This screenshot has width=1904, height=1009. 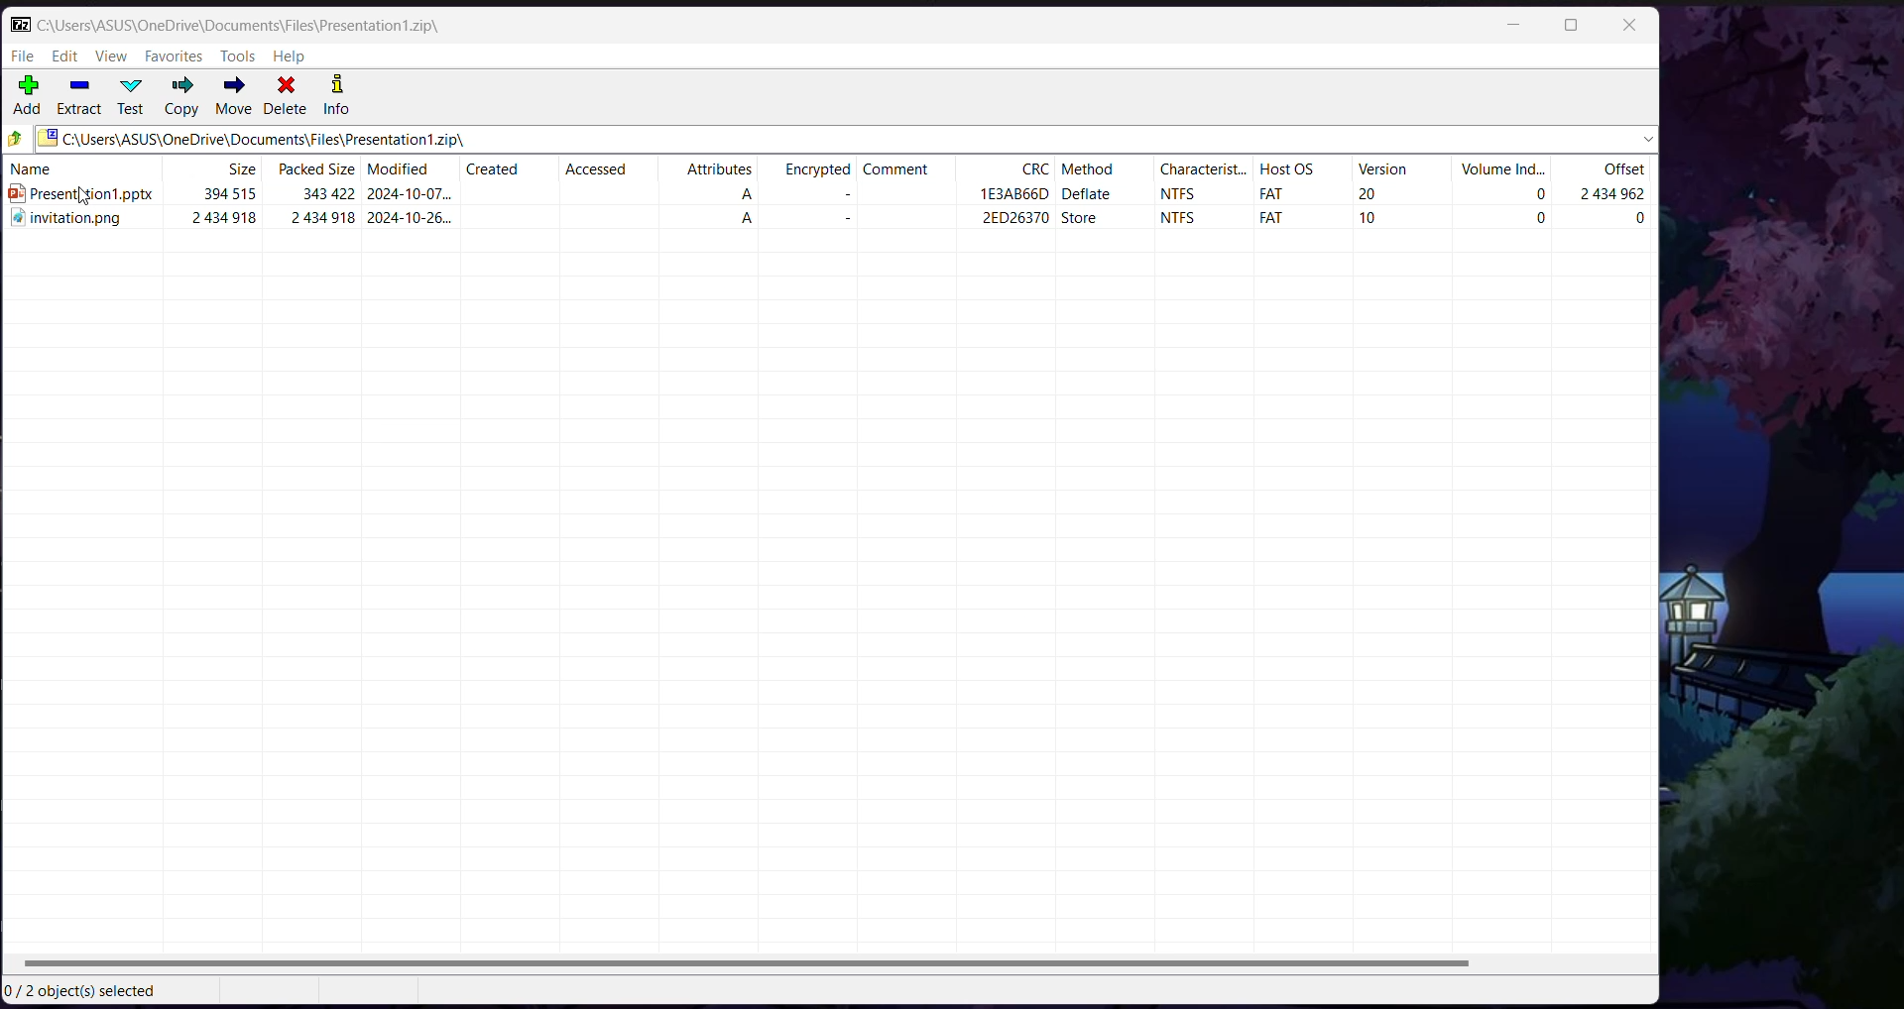 I want to click on Add, so click(x=28, y=96).